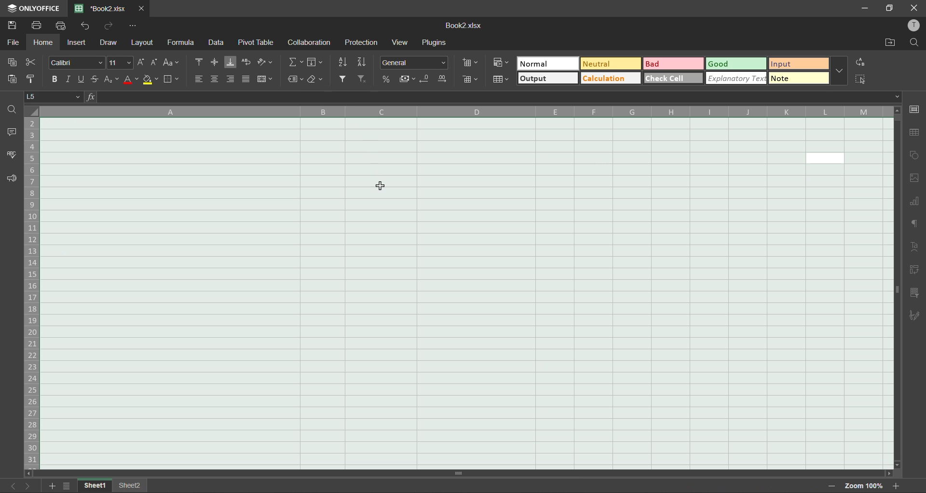 The width and height of the screenshot is (926, 493). I want to click on clear, so click(317, 82).